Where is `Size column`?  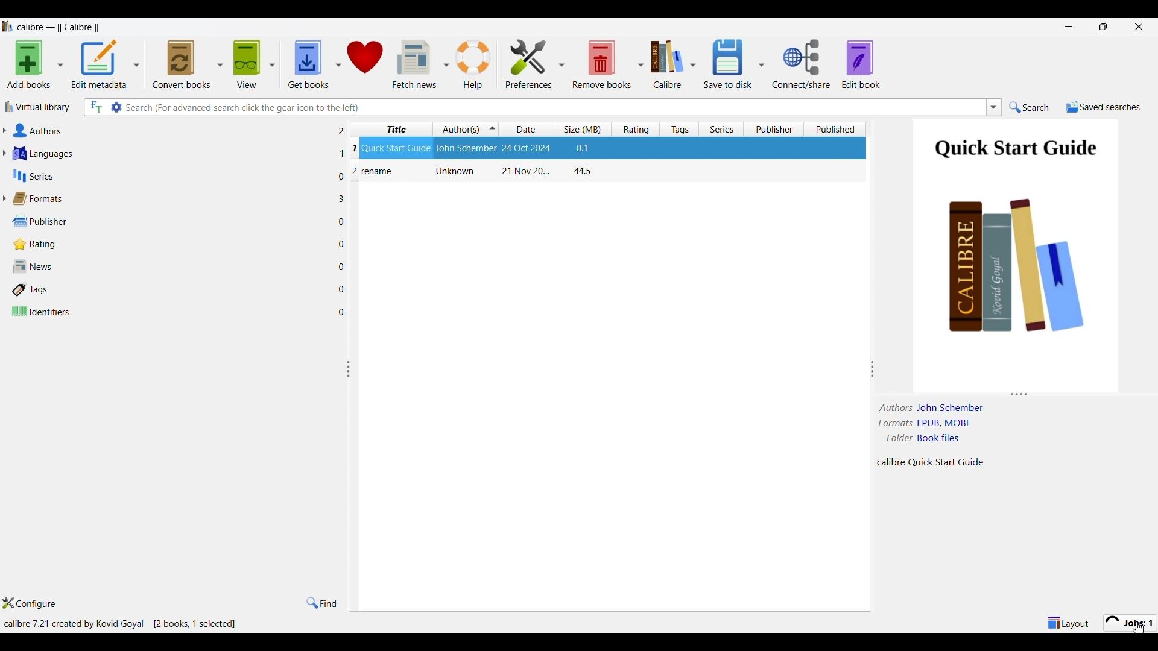
Size column is located at coordinates (583, 128).